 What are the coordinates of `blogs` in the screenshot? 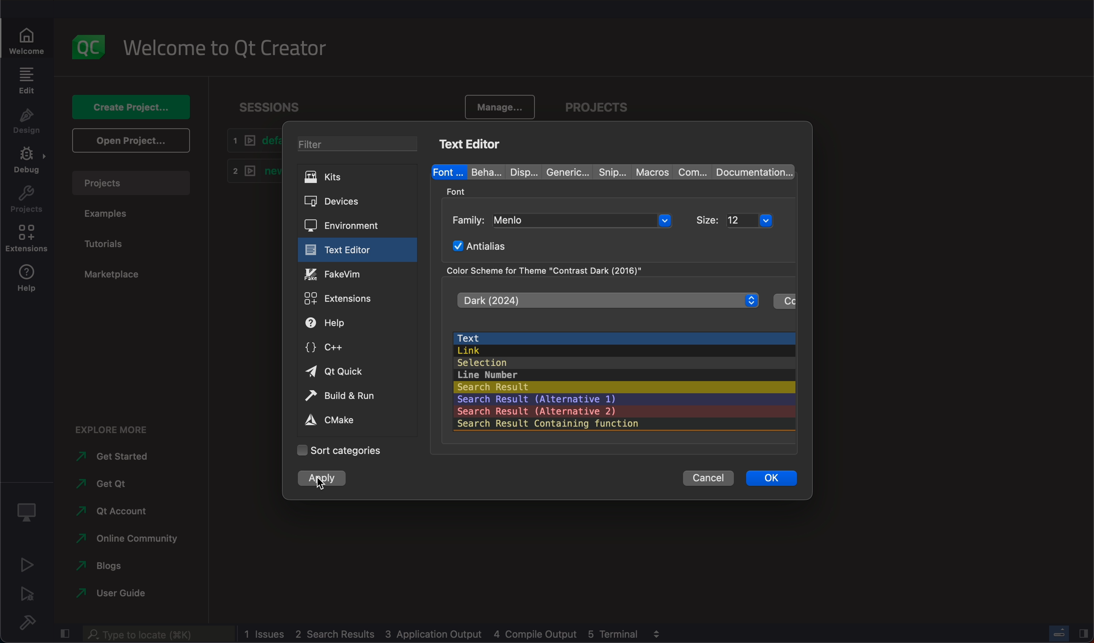 It's located at (100, 567).